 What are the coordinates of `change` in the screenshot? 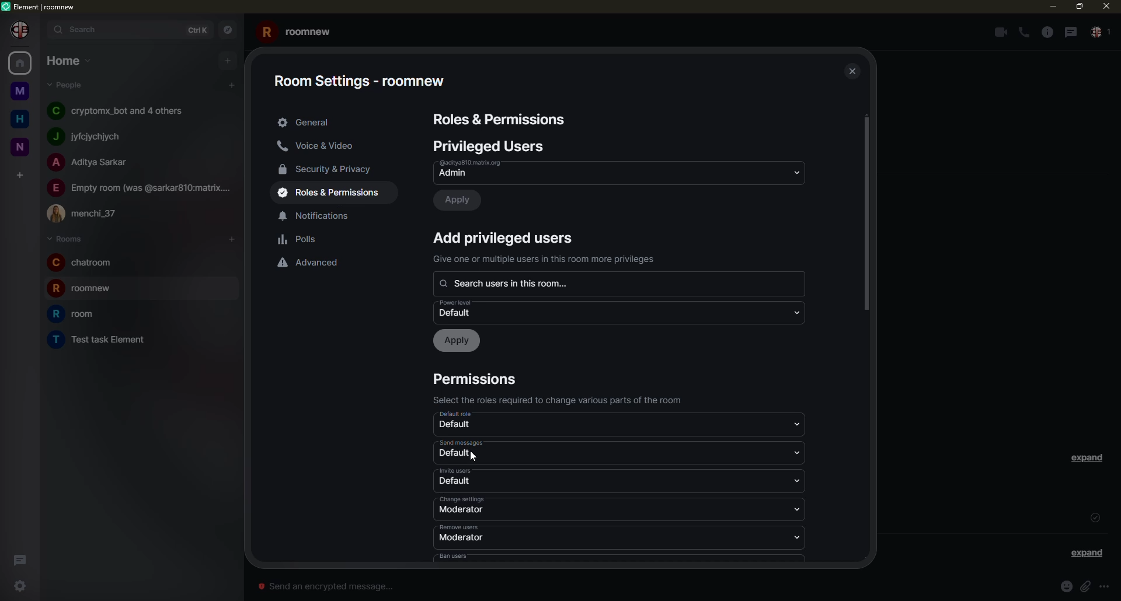 It's located at (462, 499).